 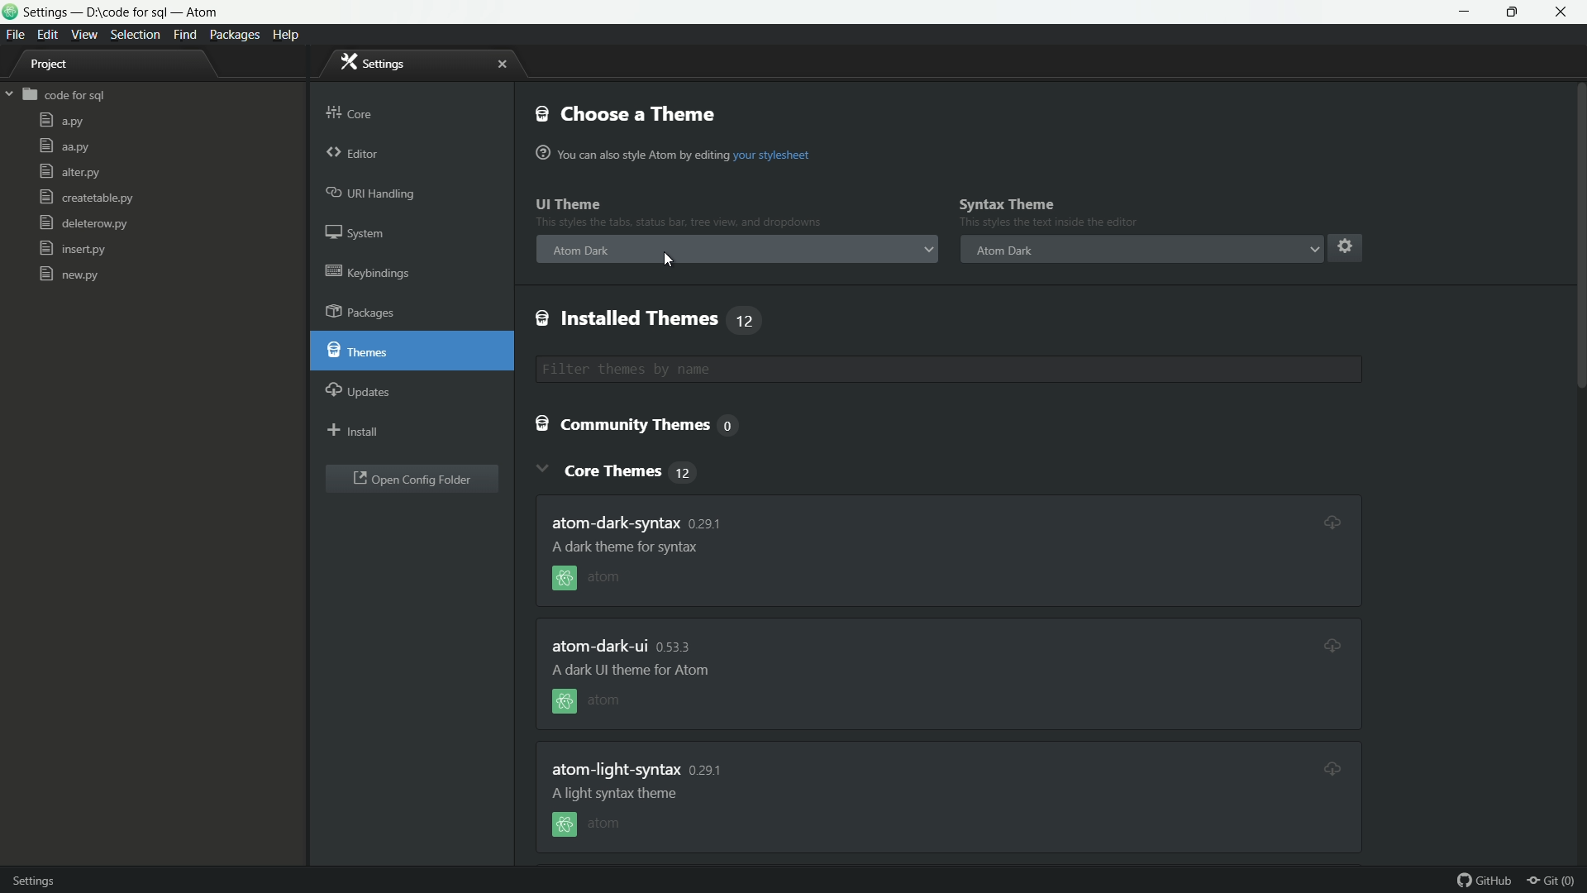 I want to click on atom, so click(x=593, y=824).